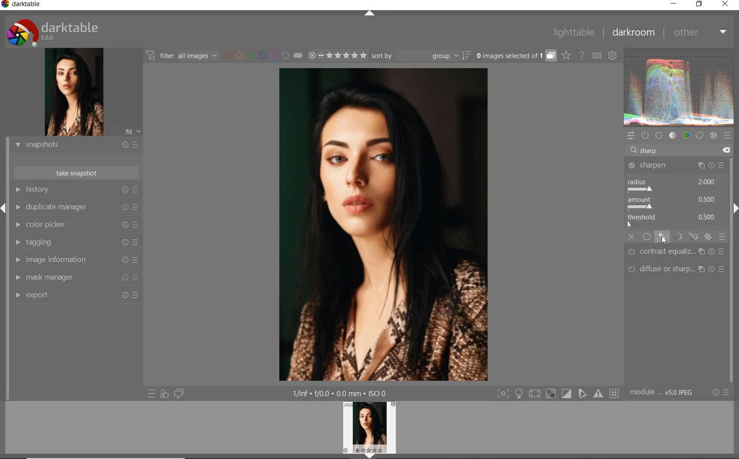 This screenshot has width=739, height=459. What do you see at coordinates (633, 237) in the screenshot?
I see `off` at bounding box center [633, 237].